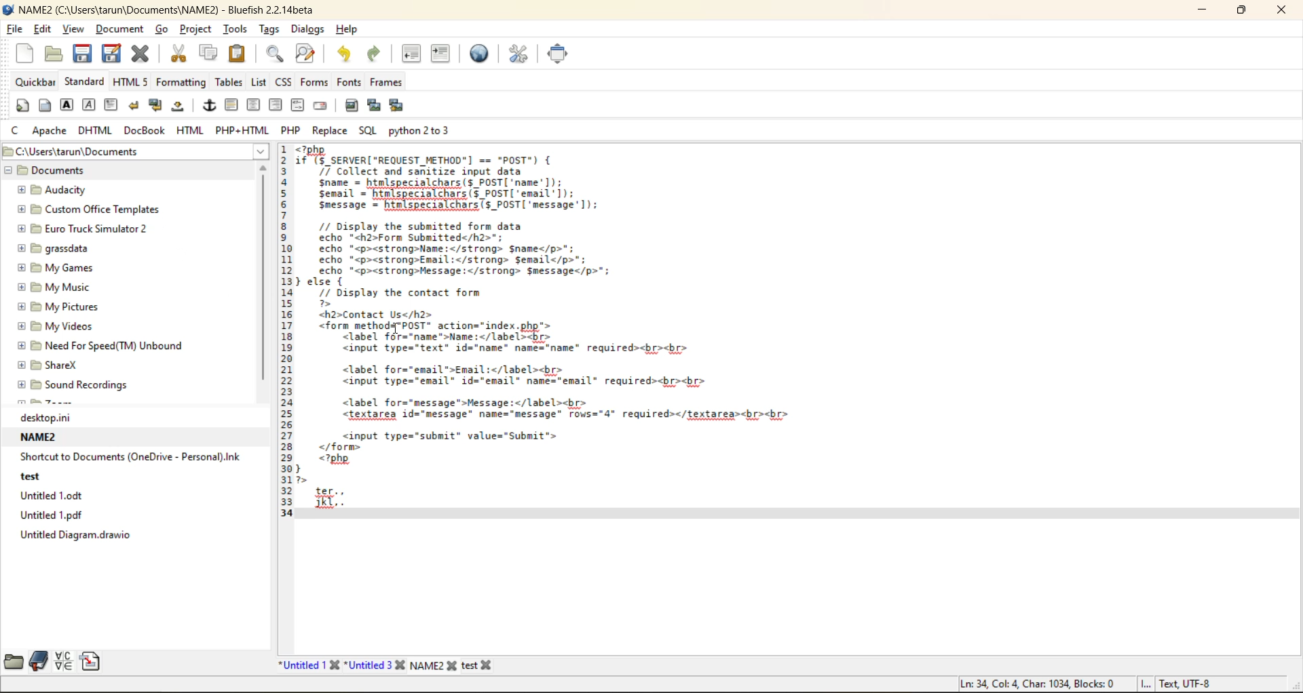 The height and width of the screenshot is (693, 1303). Describe the element at coordinates (71, 419) in the screenshot. I see `desktop.ini` at that location.